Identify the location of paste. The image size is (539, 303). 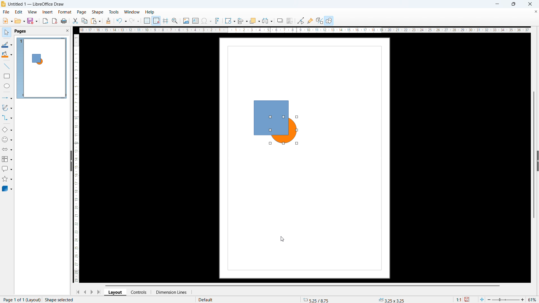
(96, 21).